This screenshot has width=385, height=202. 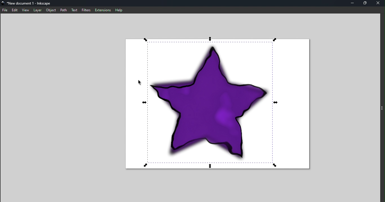 What do you see at coordinates (26, 10) in the screenshot?
I see `View` at bounding box center [26, 10].